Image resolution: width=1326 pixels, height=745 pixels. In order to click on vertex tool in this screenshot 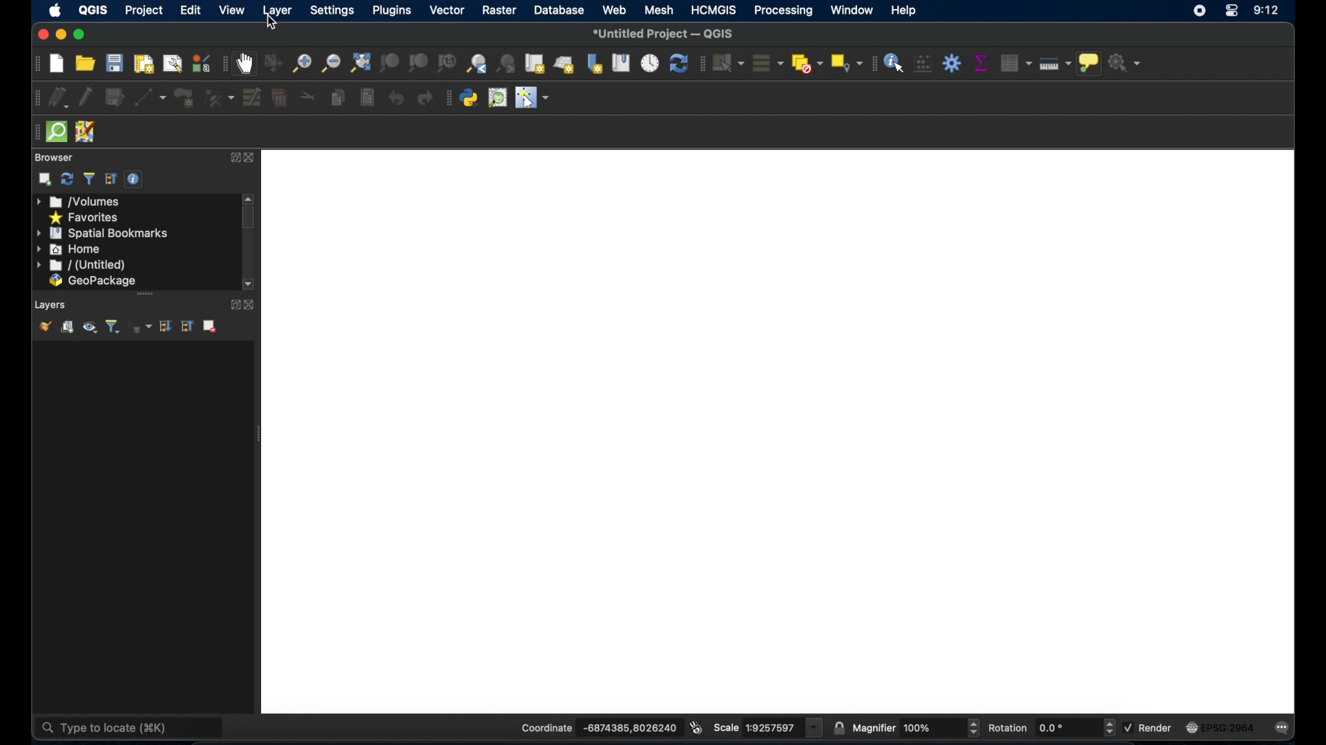, I will do `click(218, 98)`.